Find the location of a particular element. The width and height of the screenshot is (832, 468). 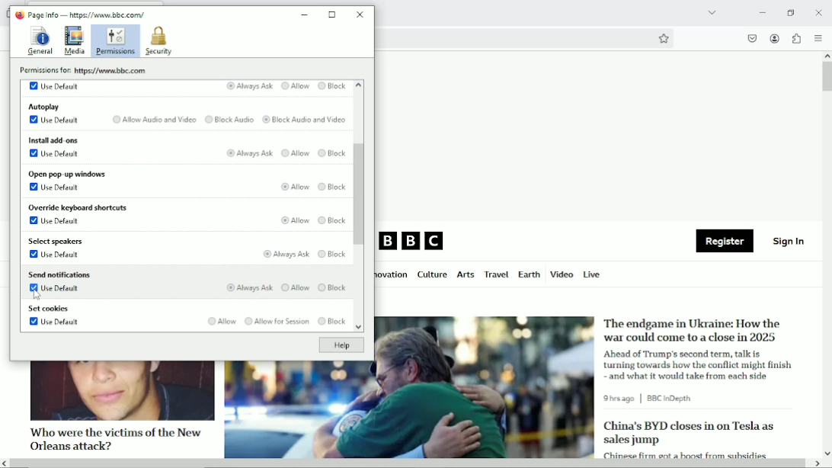

Allow for session is located at coordinates (276, 322).